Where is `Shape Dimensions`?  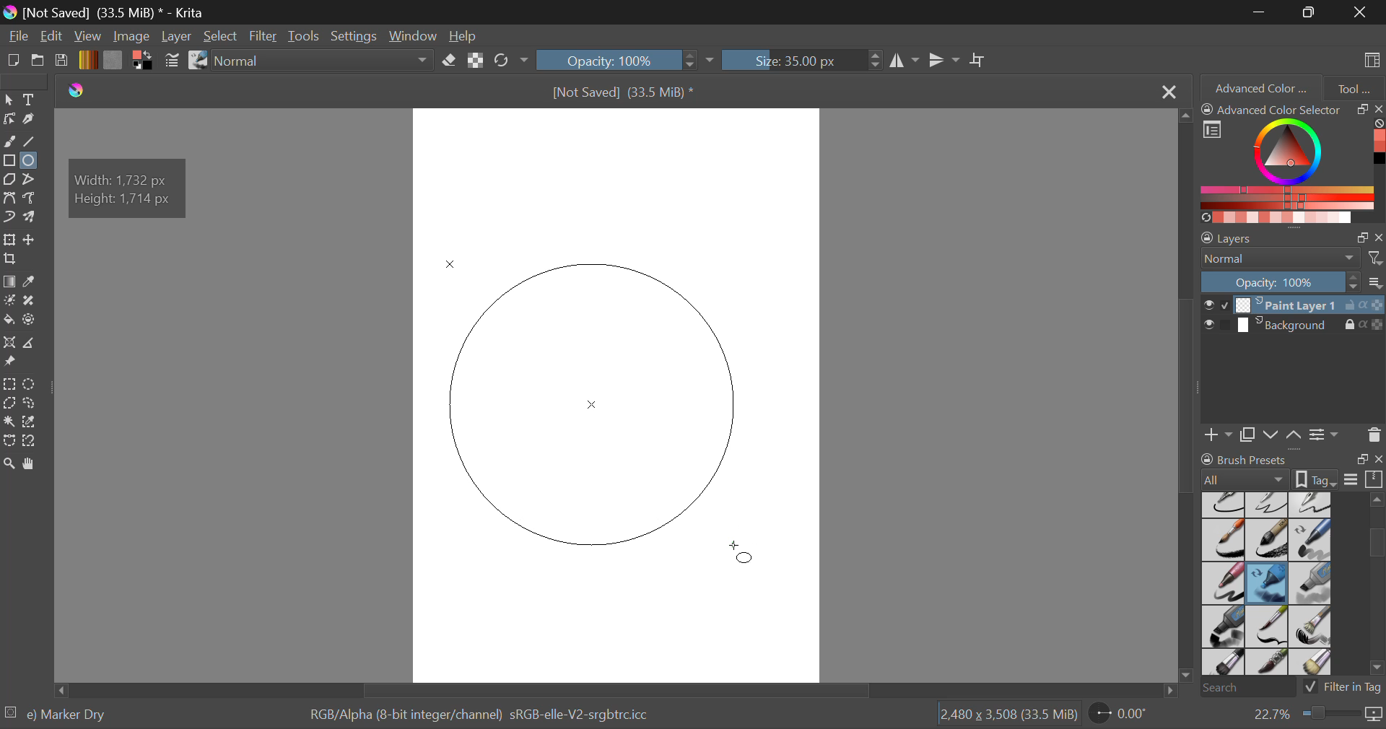
Shape Dimensions is located at coordinates (128, 186).